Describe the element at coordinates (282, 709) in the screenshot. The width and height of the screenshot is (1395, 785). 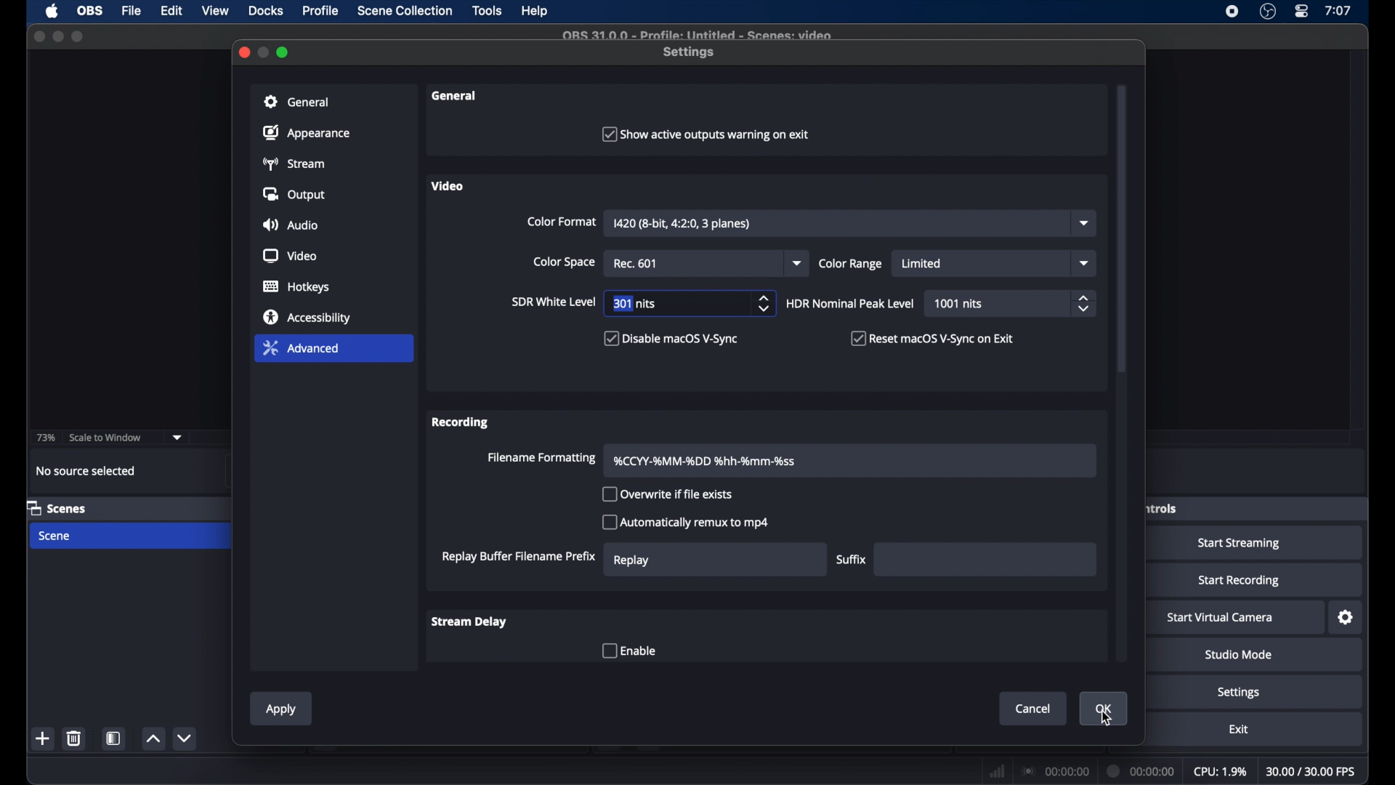
I see `apply` at that location.